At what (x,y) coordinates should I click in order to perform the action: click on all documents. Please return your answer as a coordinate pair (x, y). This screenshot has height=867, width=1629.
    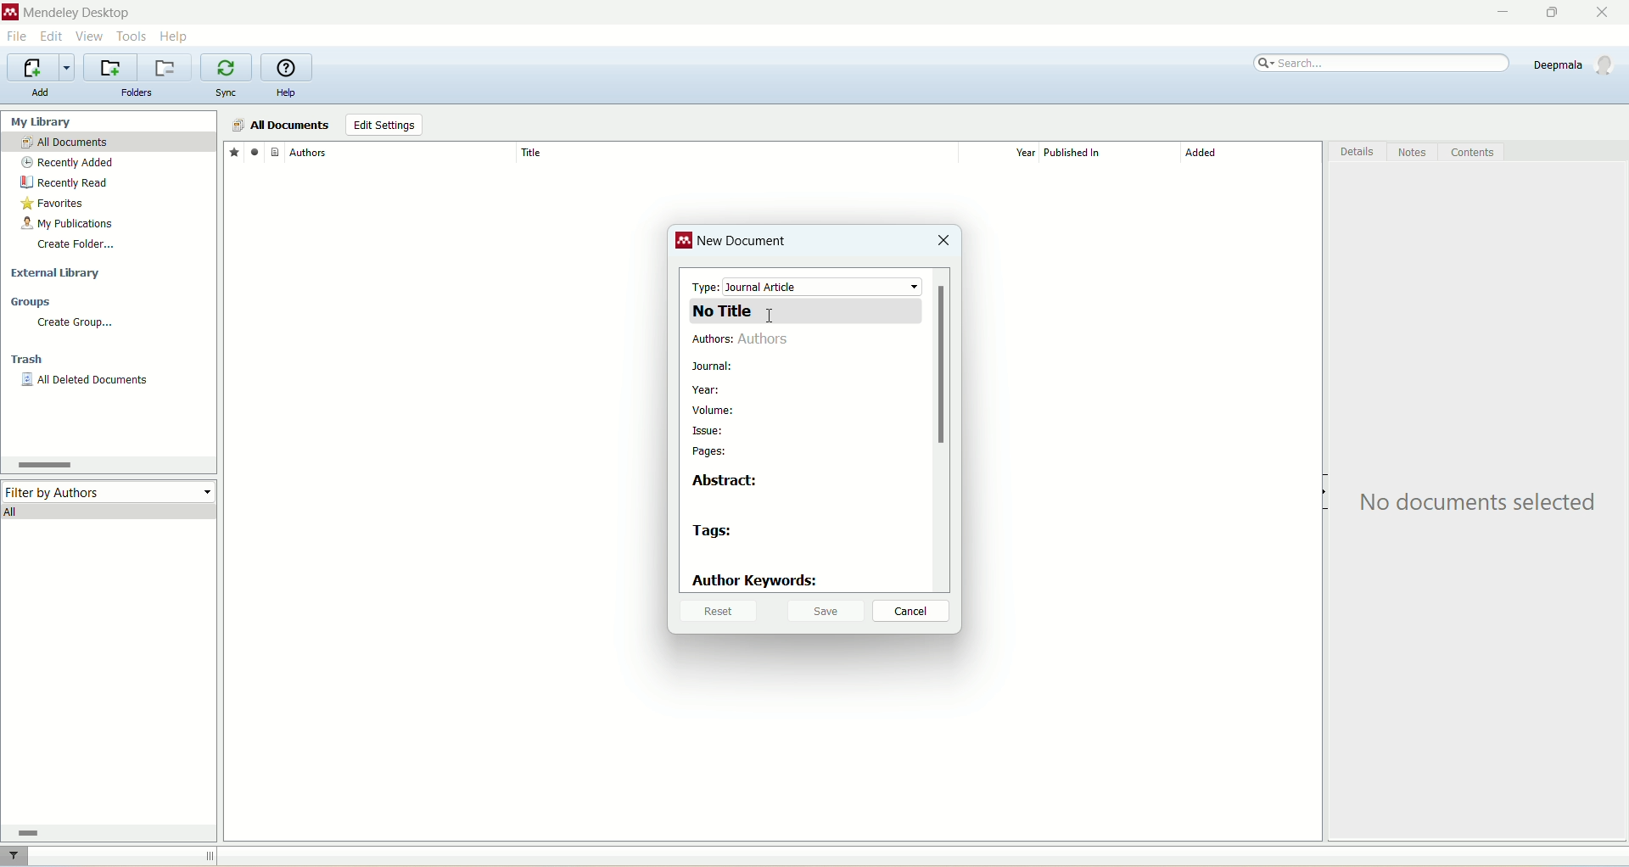
    Looking at the image, I should click on (280, 126).